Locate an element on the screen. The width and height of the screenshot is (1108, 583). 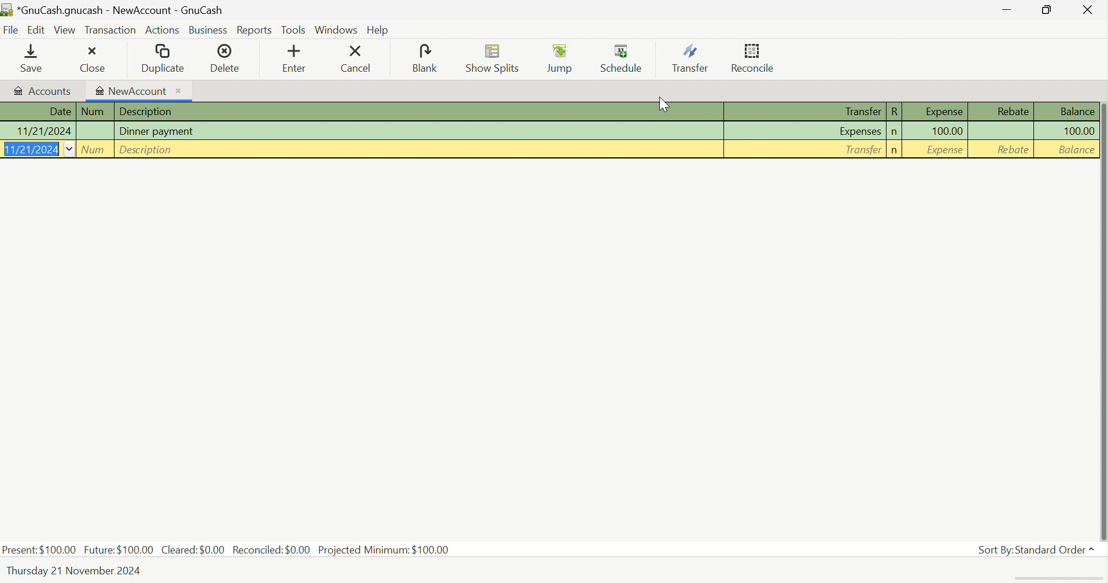
Transfer is located at coordinates (860, 111).